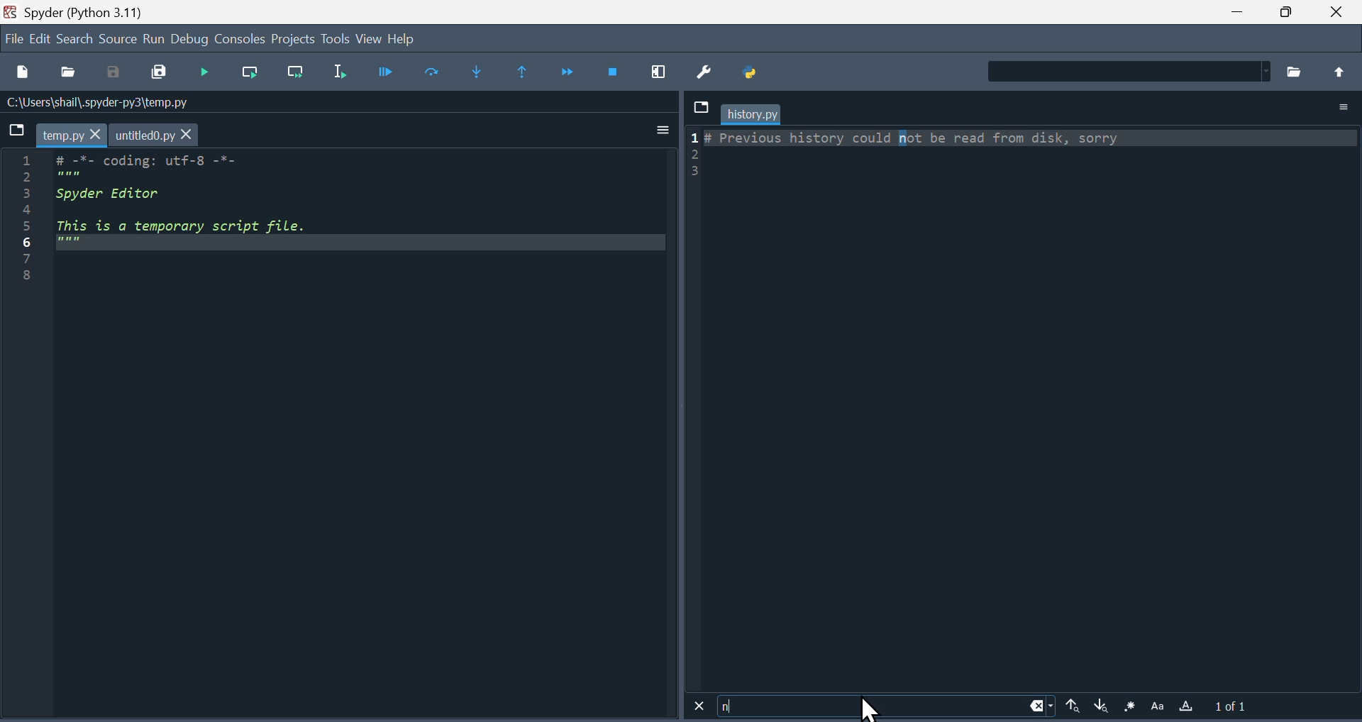  Describe the element at coordinates (189, 38) in the screenshot. I see `Debug` at that location.